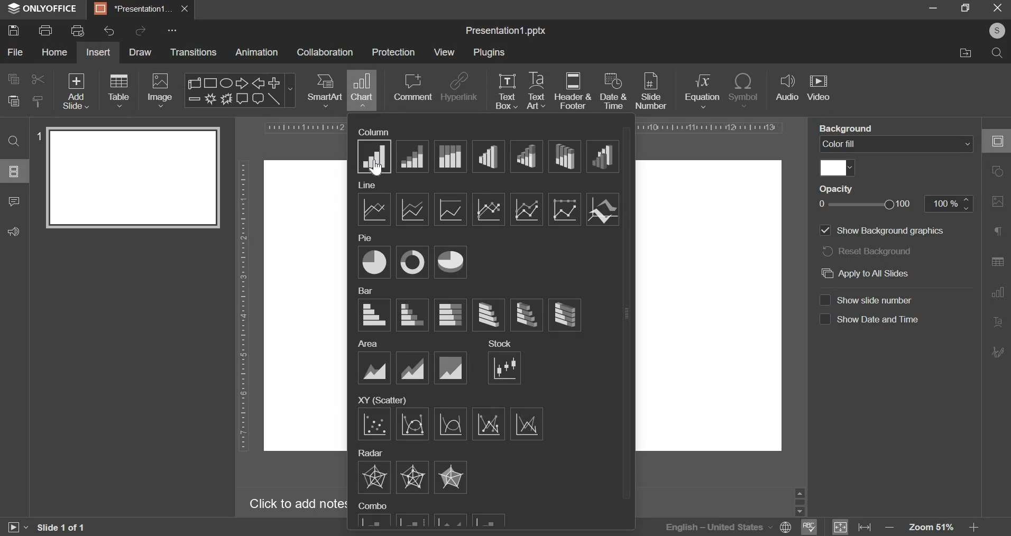 The height and width of the screenshot is (536, 1011). Describe the element at coordinates (866, 251) in the screenshot. I see `reset background` at that location.